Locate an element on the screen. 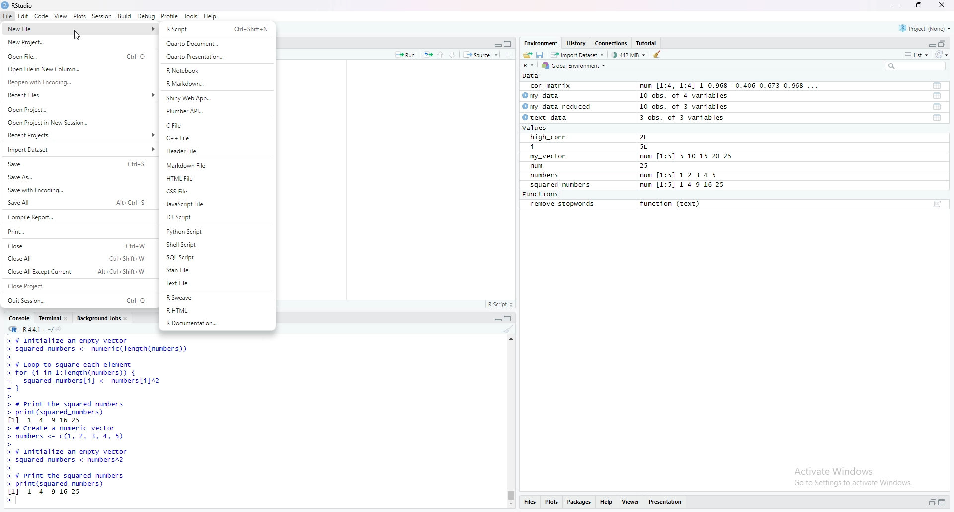  Debug is located at coordinates (146, 17).